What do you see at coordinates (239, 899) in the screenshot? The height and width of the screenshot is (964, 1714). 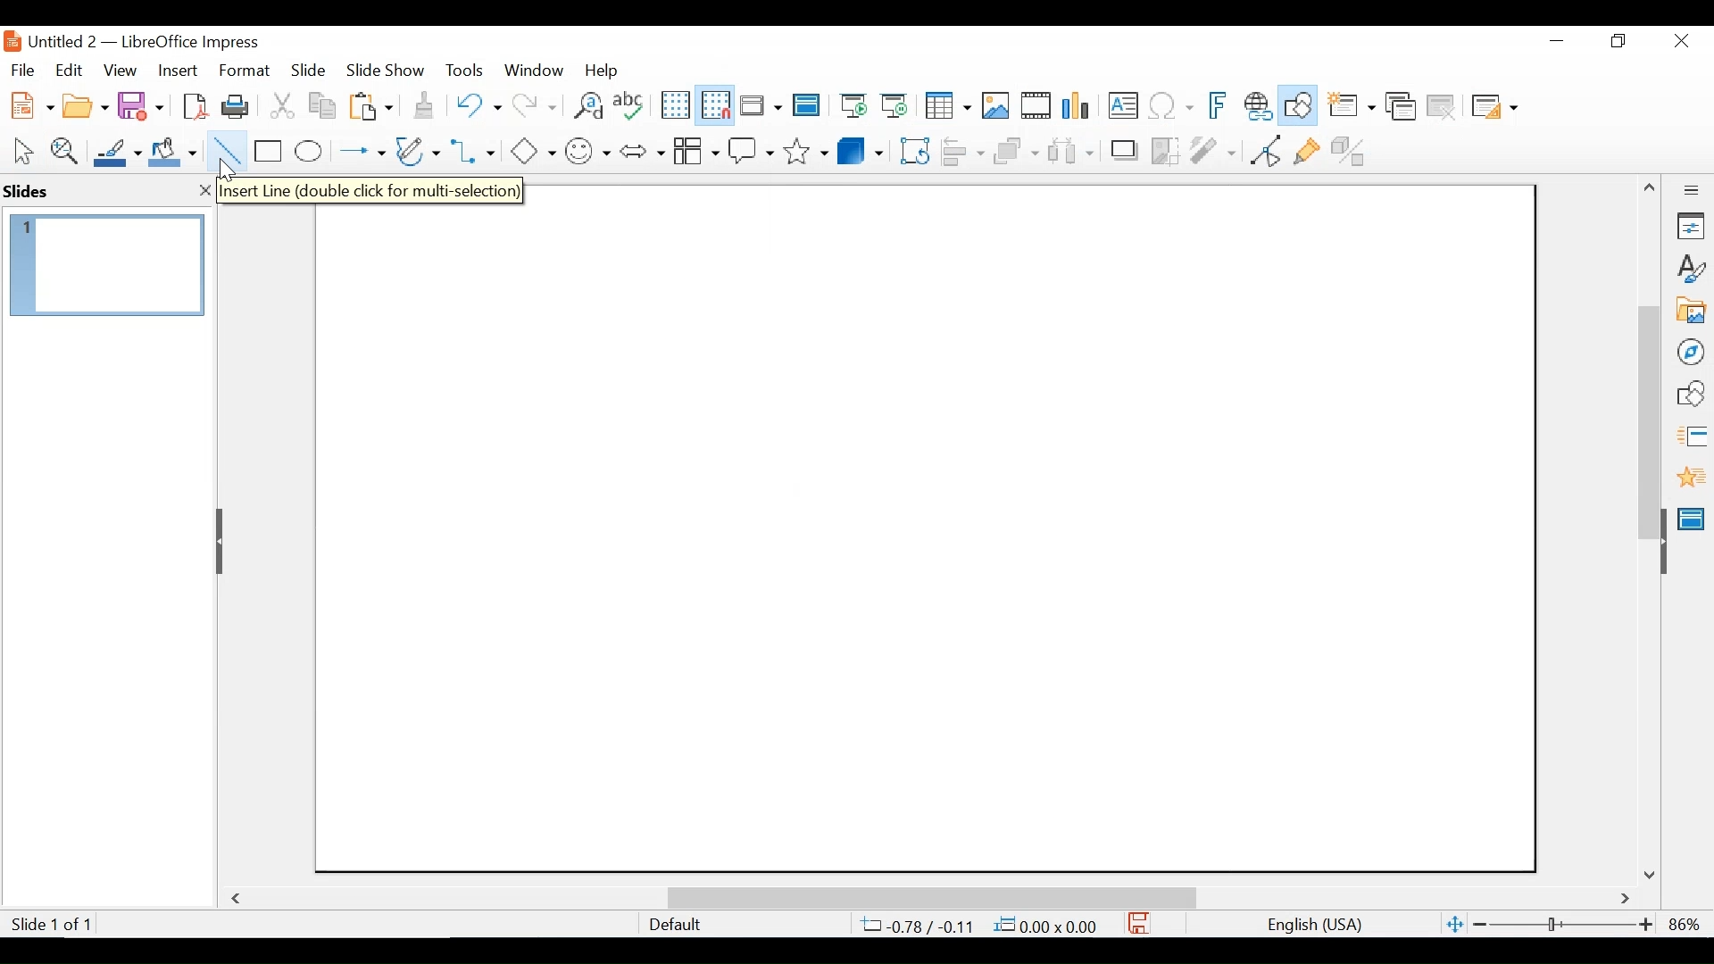 I see `Scroll Left` at bounding box center [239, 899].